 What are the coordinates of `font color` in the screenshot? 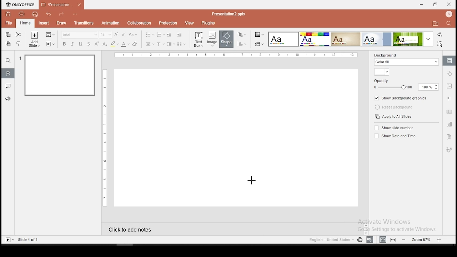 It's located at (125, 44).